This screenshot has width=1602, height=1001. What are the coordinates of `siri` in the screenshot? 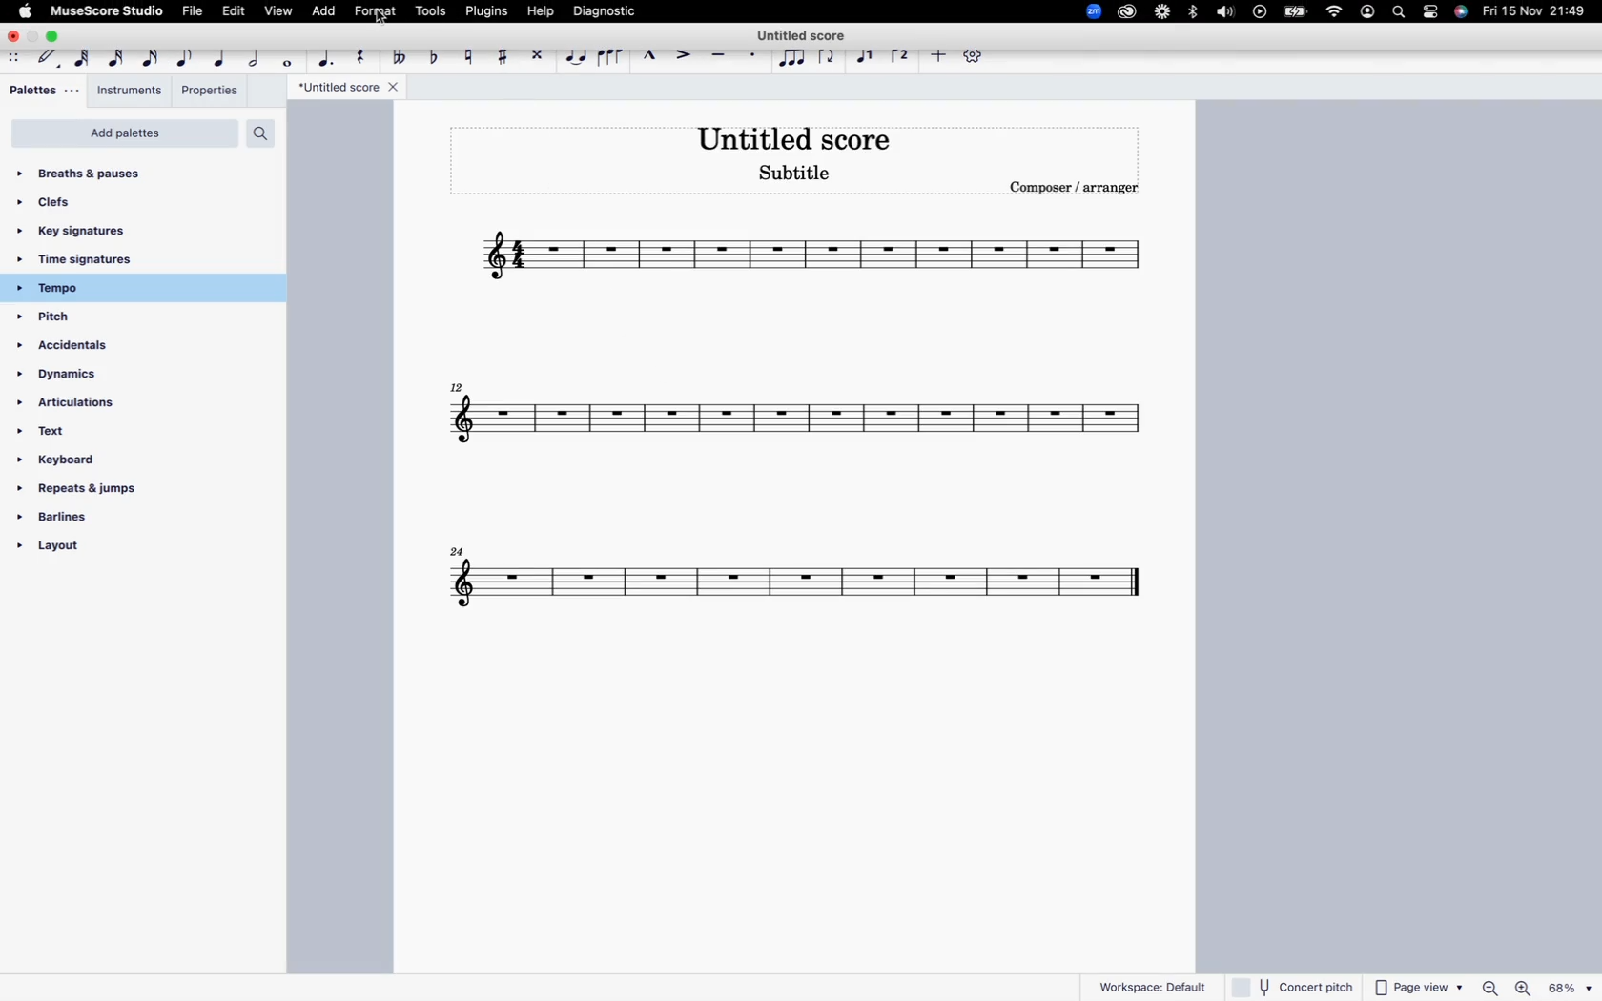 It's located at (1462, 14).